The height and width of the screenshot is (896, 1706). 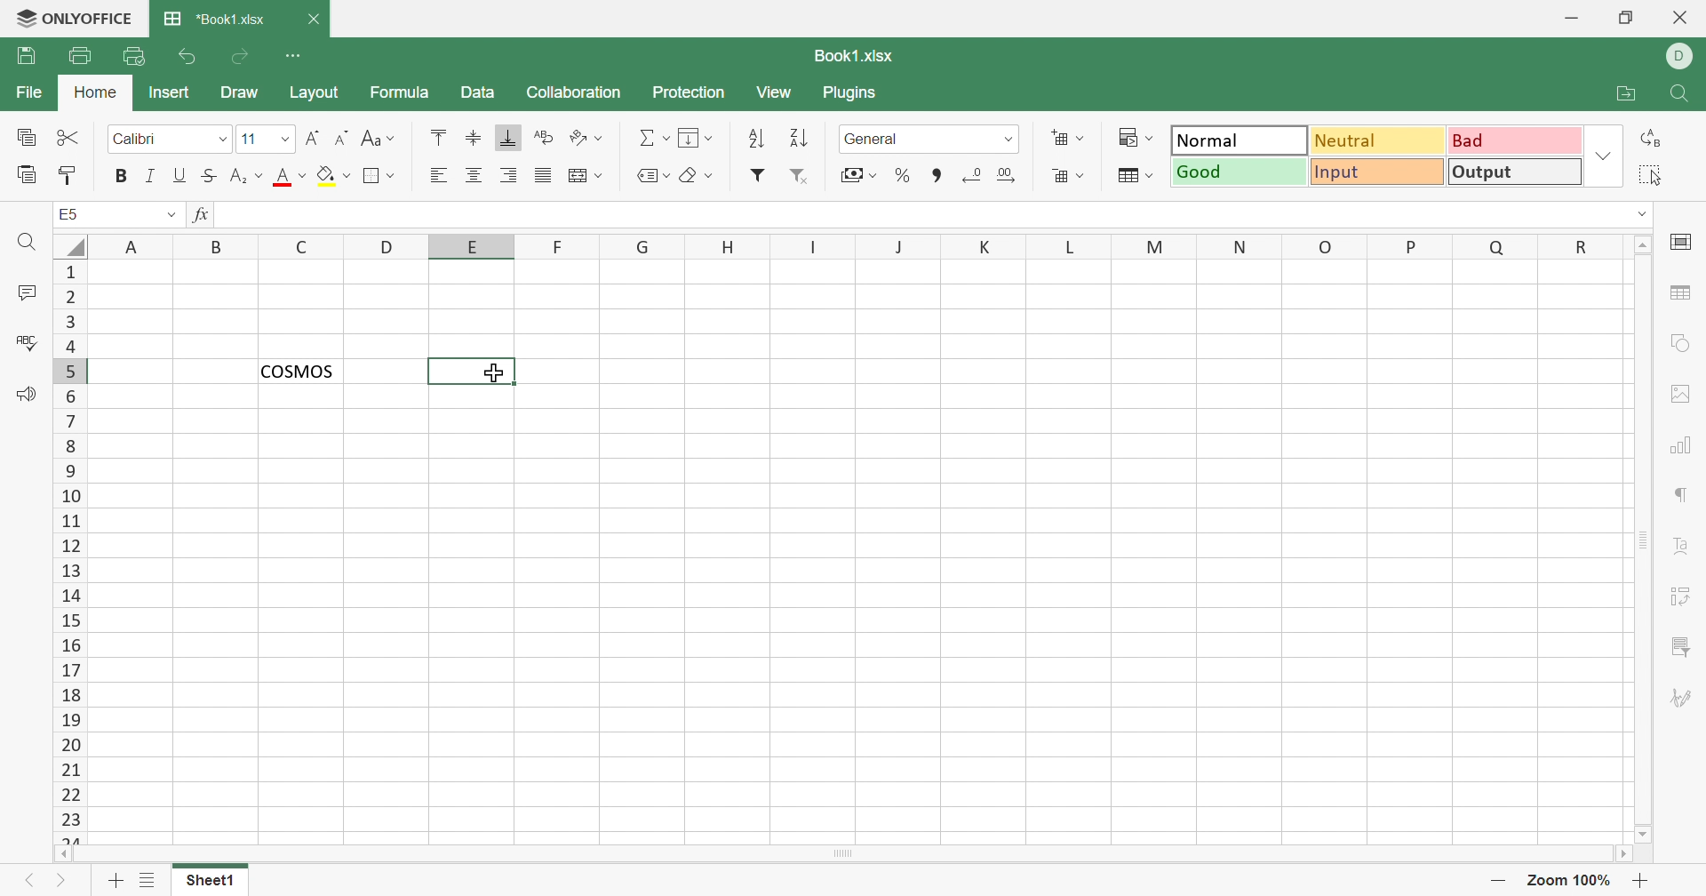 What do you see at coordinates (650, 140) in the screenshot?
I see `Summation` at bounding box center [650, 140].